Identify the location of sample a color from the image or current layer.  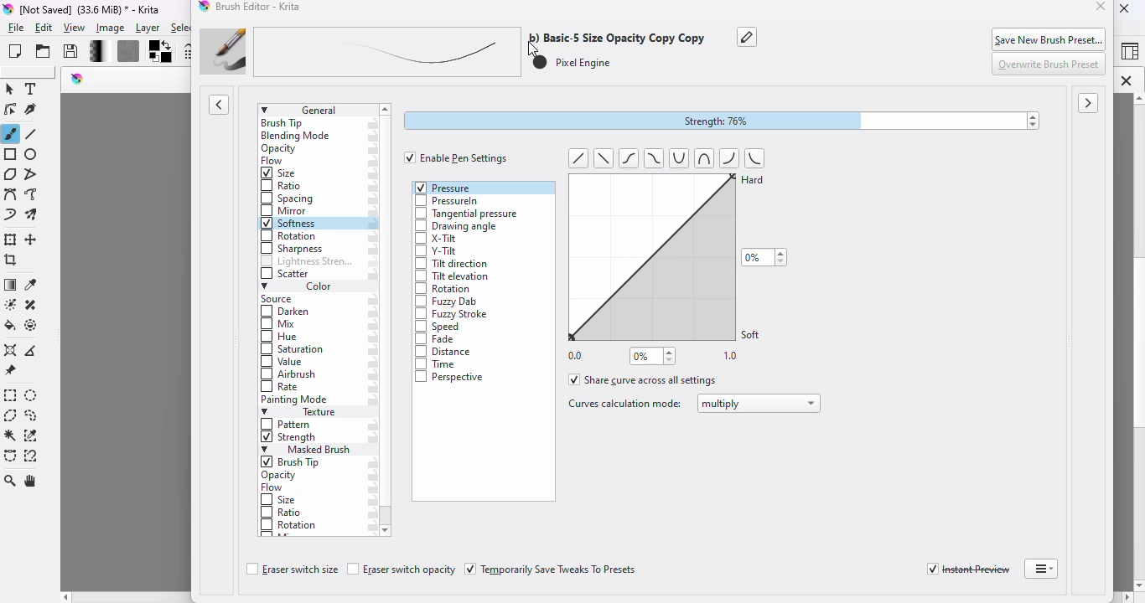
(31, 284).